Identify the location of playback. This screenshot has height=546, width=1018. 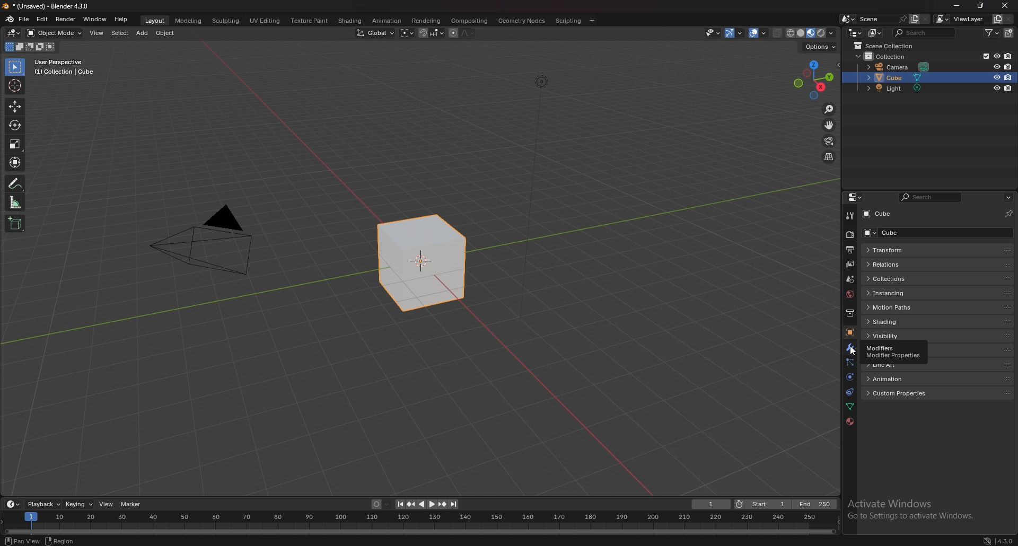
(45, 504).